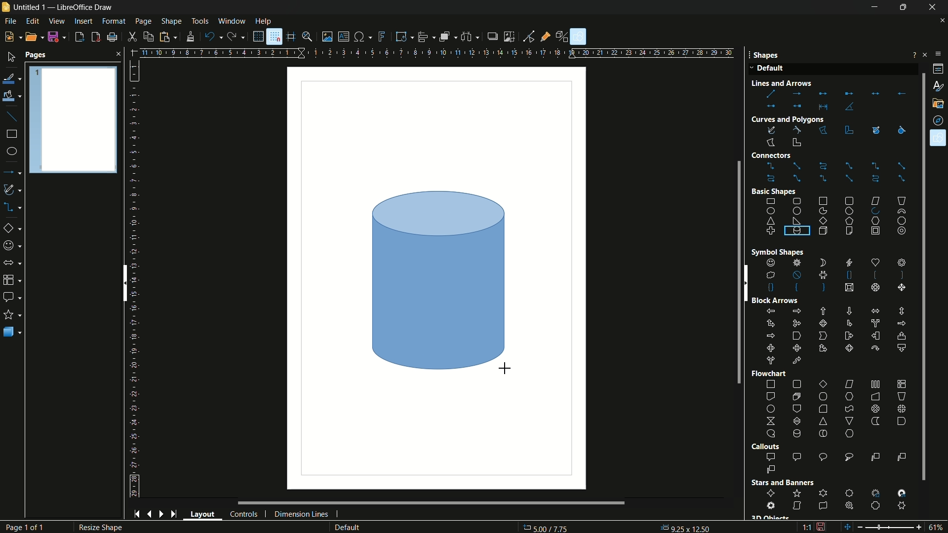 The width and height of the screenshot is (948, 533). Describe the element at coordinates (685, 526) in the screenshot. I see `0.00` at that location.